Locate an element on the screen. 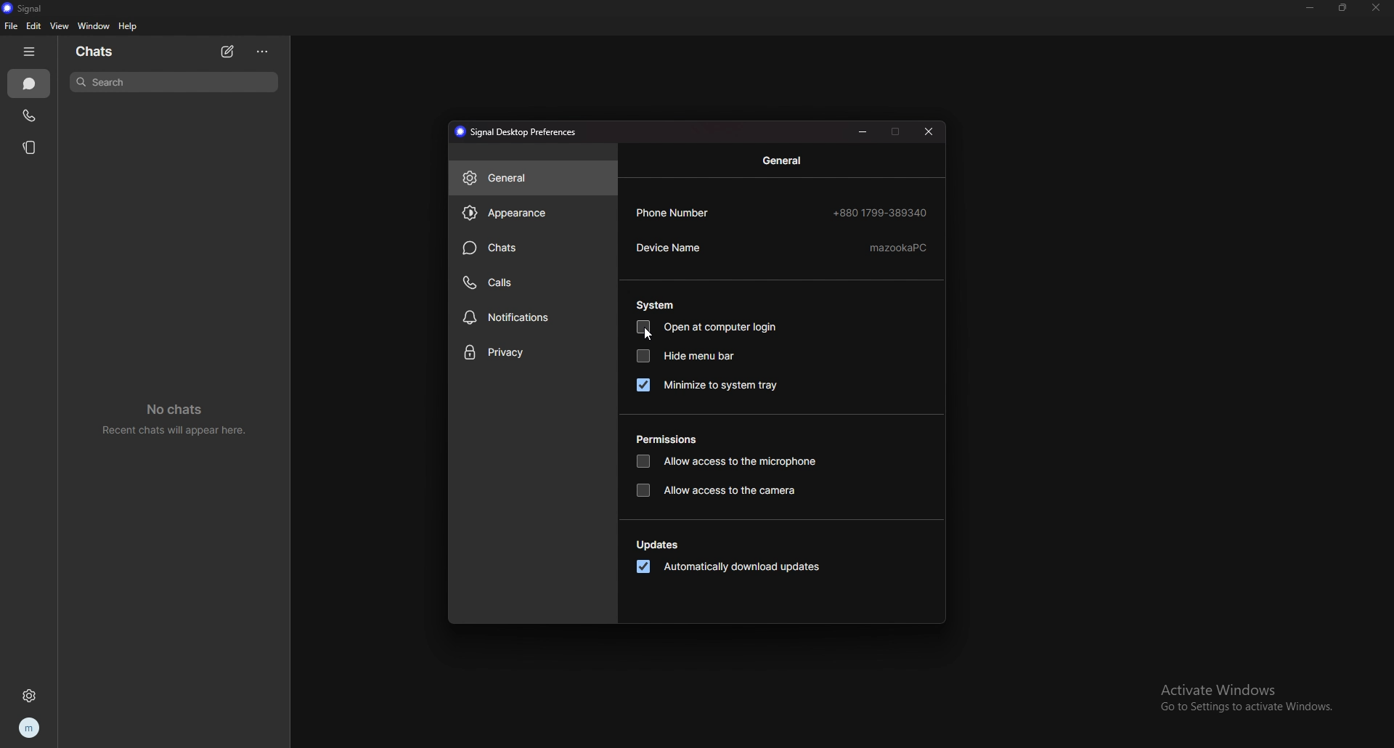 The image size is (1394, 748). resize is located at coordinates (1343, 7).